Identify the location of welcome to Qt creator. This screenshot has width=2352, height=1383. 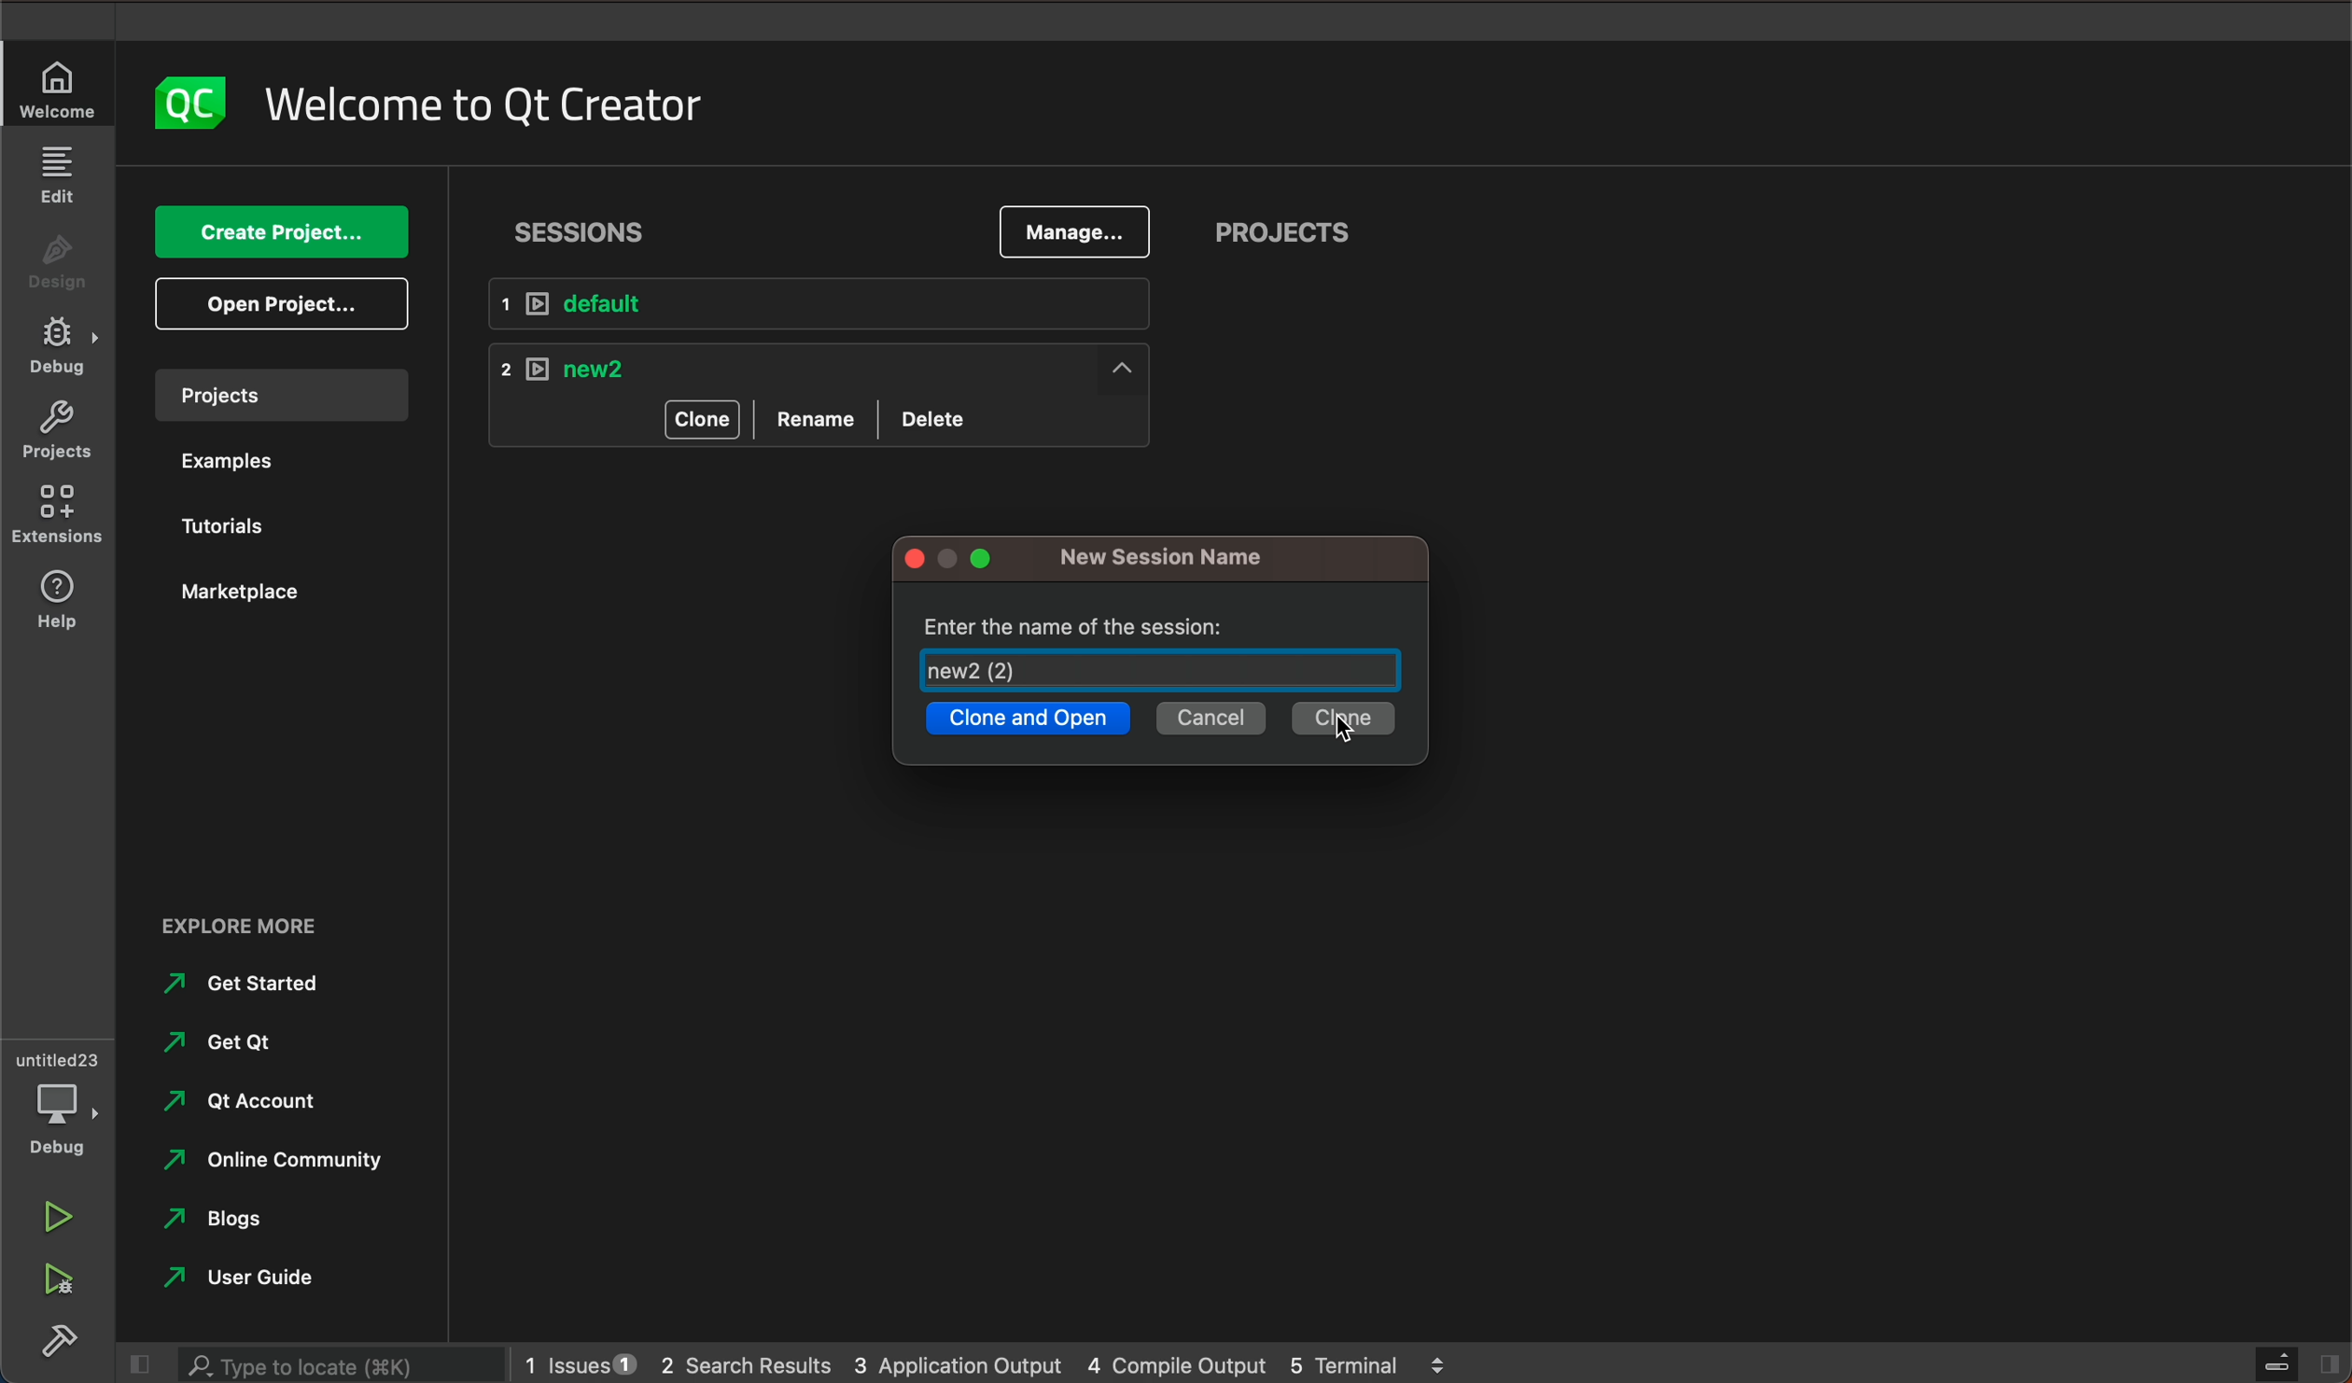
(516, 98).